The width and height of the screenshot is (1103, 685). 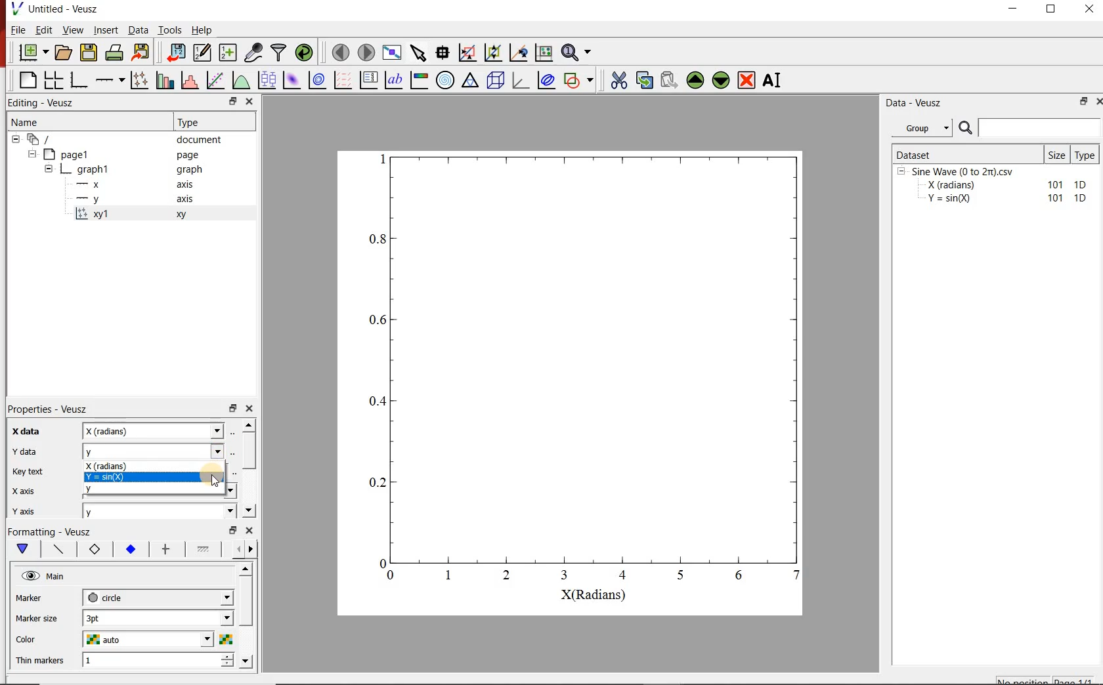 What do you see at coordinates (521, 79) in the screenshot?
I see `3d graph` at bounding box center [521, 79].